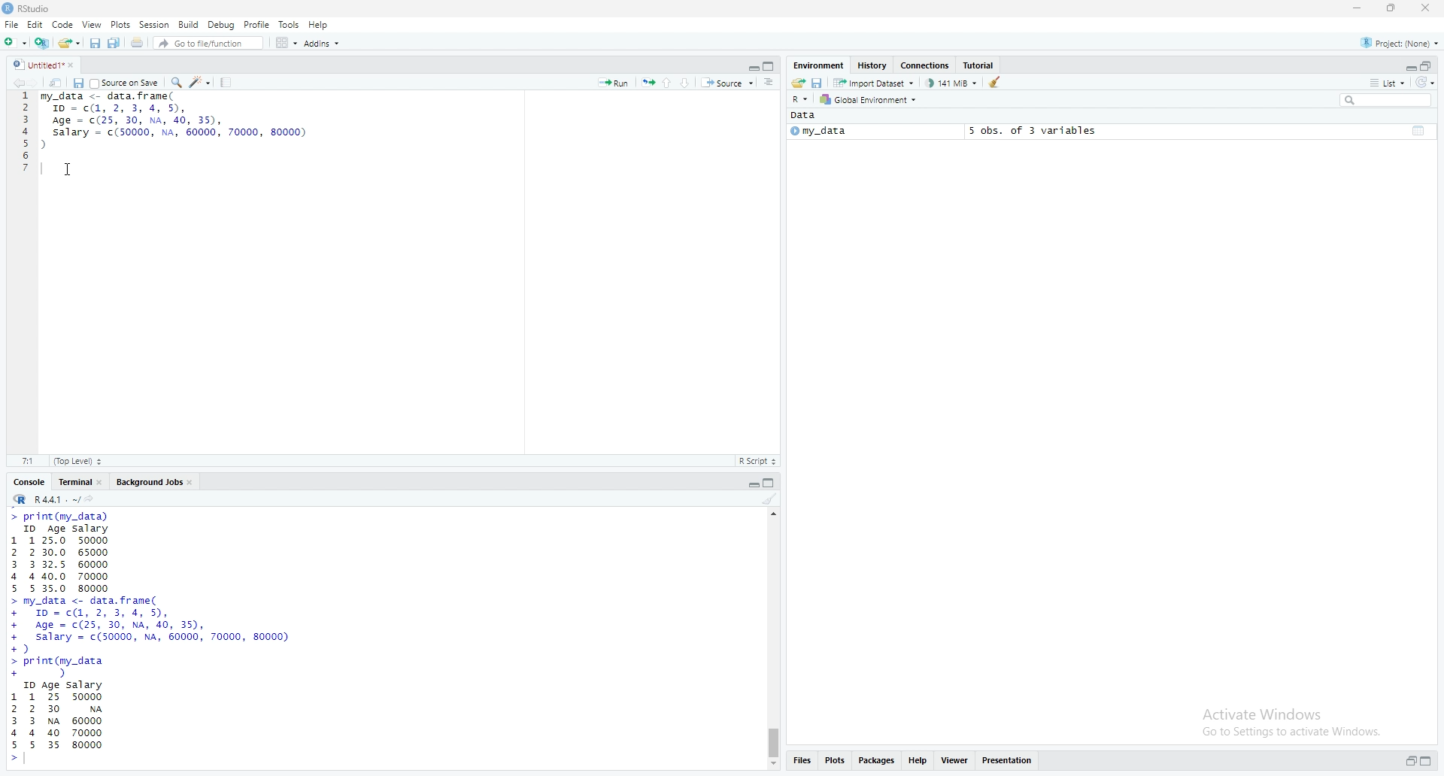 The height and width of the screenshot is (776, 1444). Describe the element at coordinates (82, 459) in the screenshot. I see `top level` at that location.